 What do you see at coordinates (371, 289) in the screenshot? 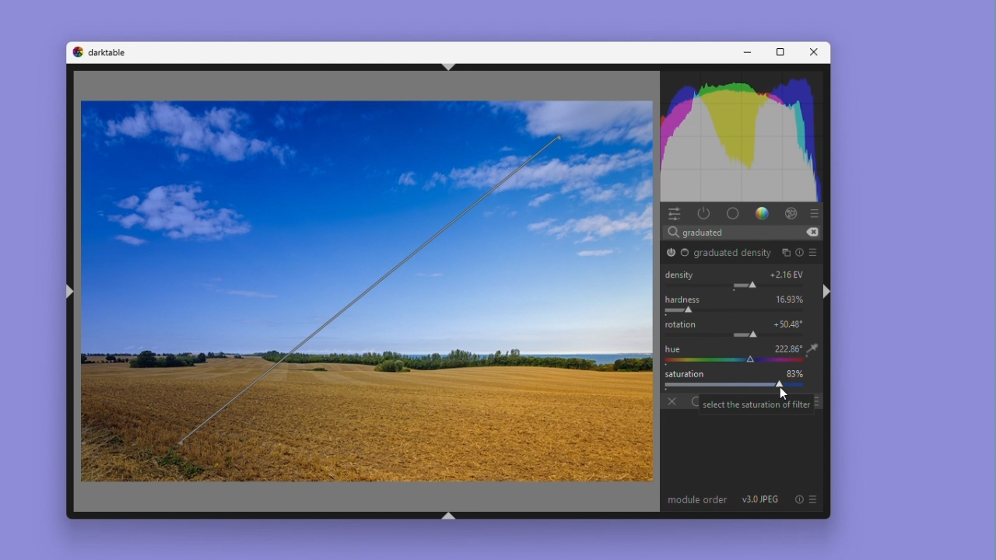
I see `rotation bar` at bounding box center [371, 289].